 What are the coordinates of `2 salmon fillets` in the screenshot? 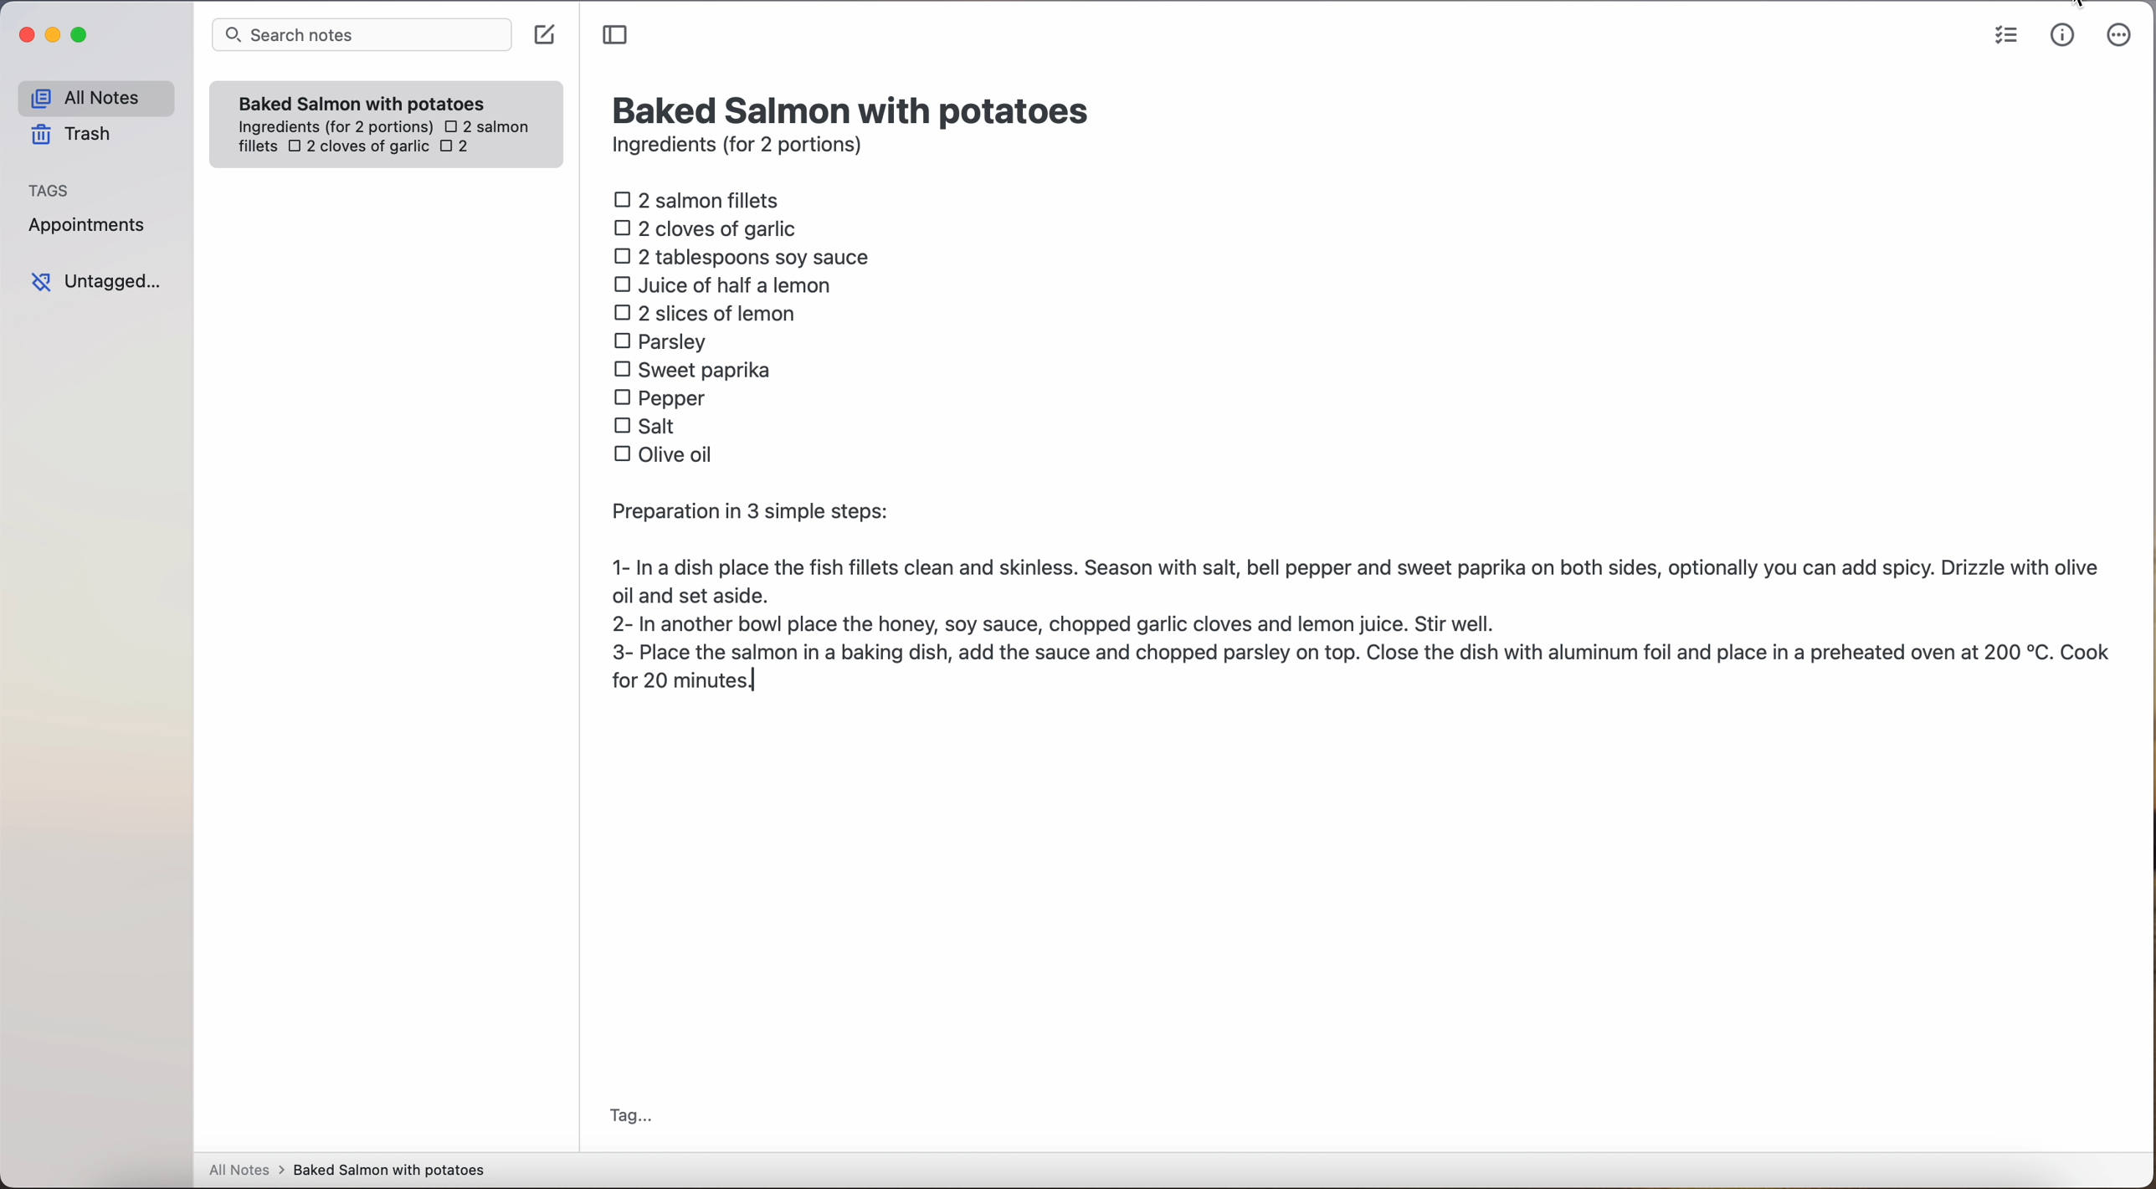 It's located at (702, 198).